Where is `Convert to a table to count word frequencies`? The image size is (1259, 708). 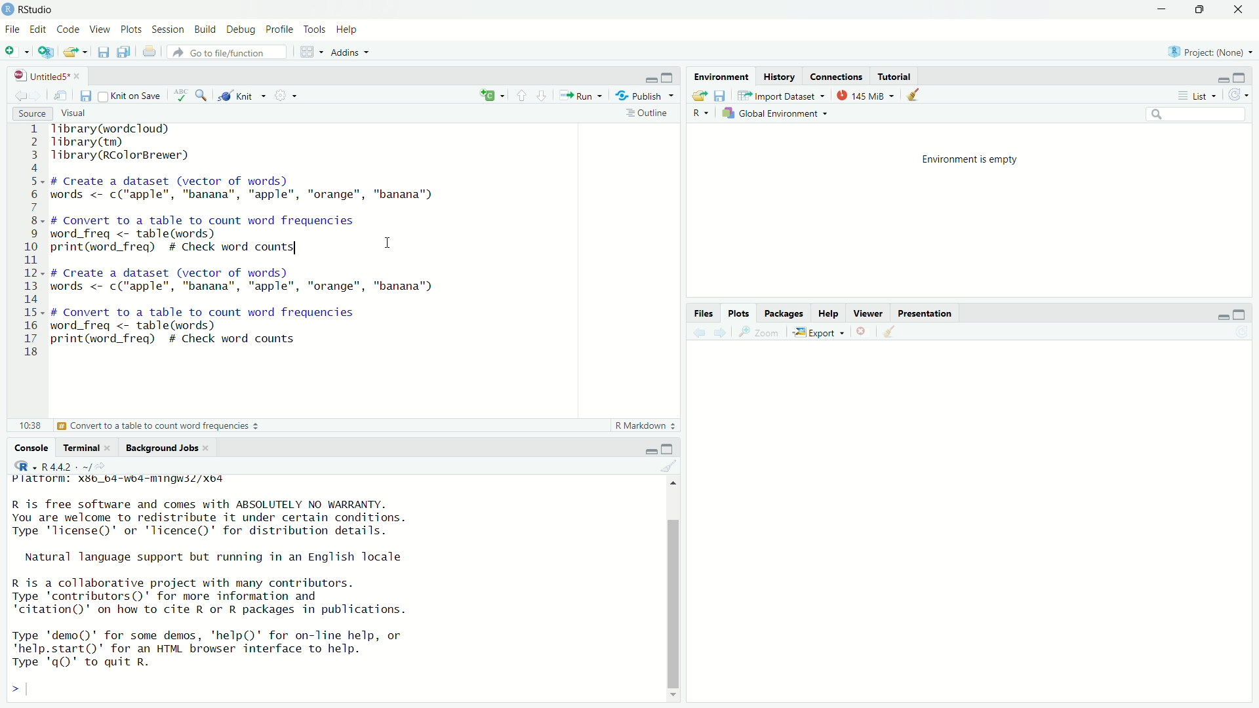
Convert to a table to count word frequencies is located at coordinates (159, 425).